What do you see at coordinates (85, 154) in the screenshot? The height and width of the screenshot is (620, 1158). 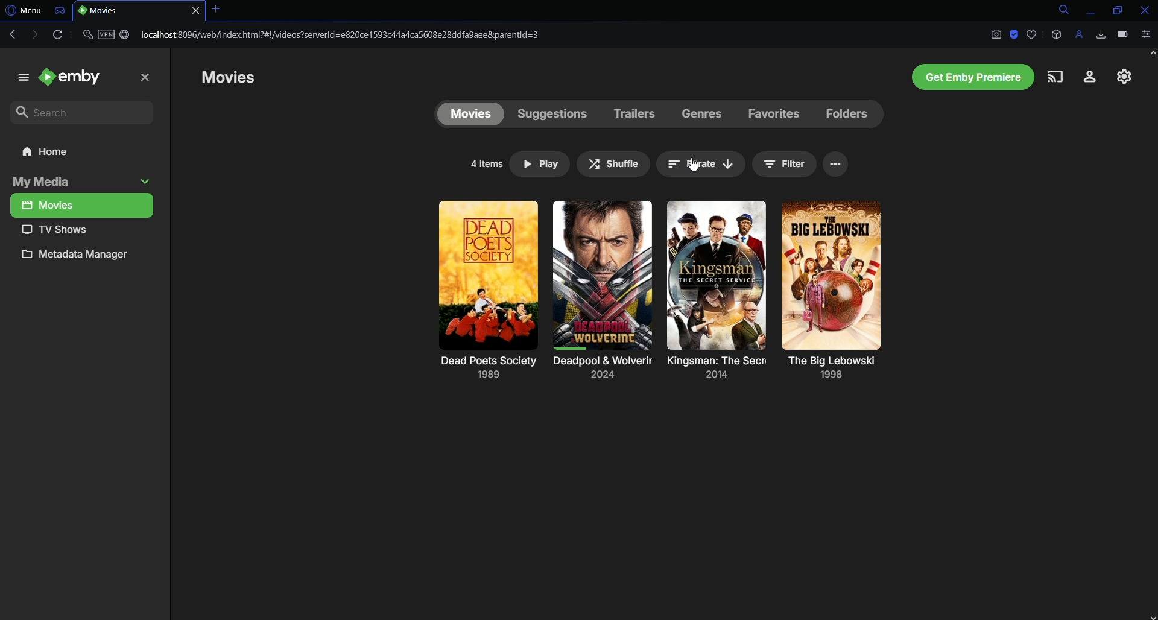 I see `Home` at bounding box center [85, 154].